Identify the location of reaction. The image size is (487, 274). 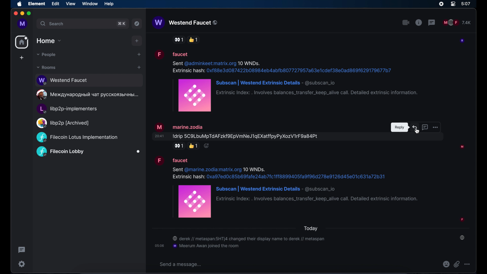
(207, 146).